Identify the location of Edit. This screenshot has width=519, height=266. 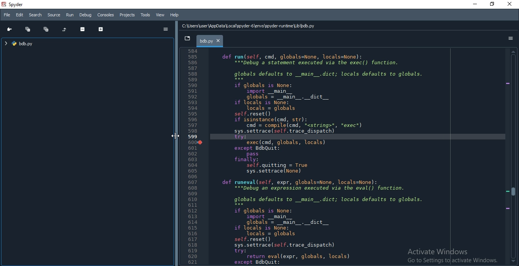
(20, 15).